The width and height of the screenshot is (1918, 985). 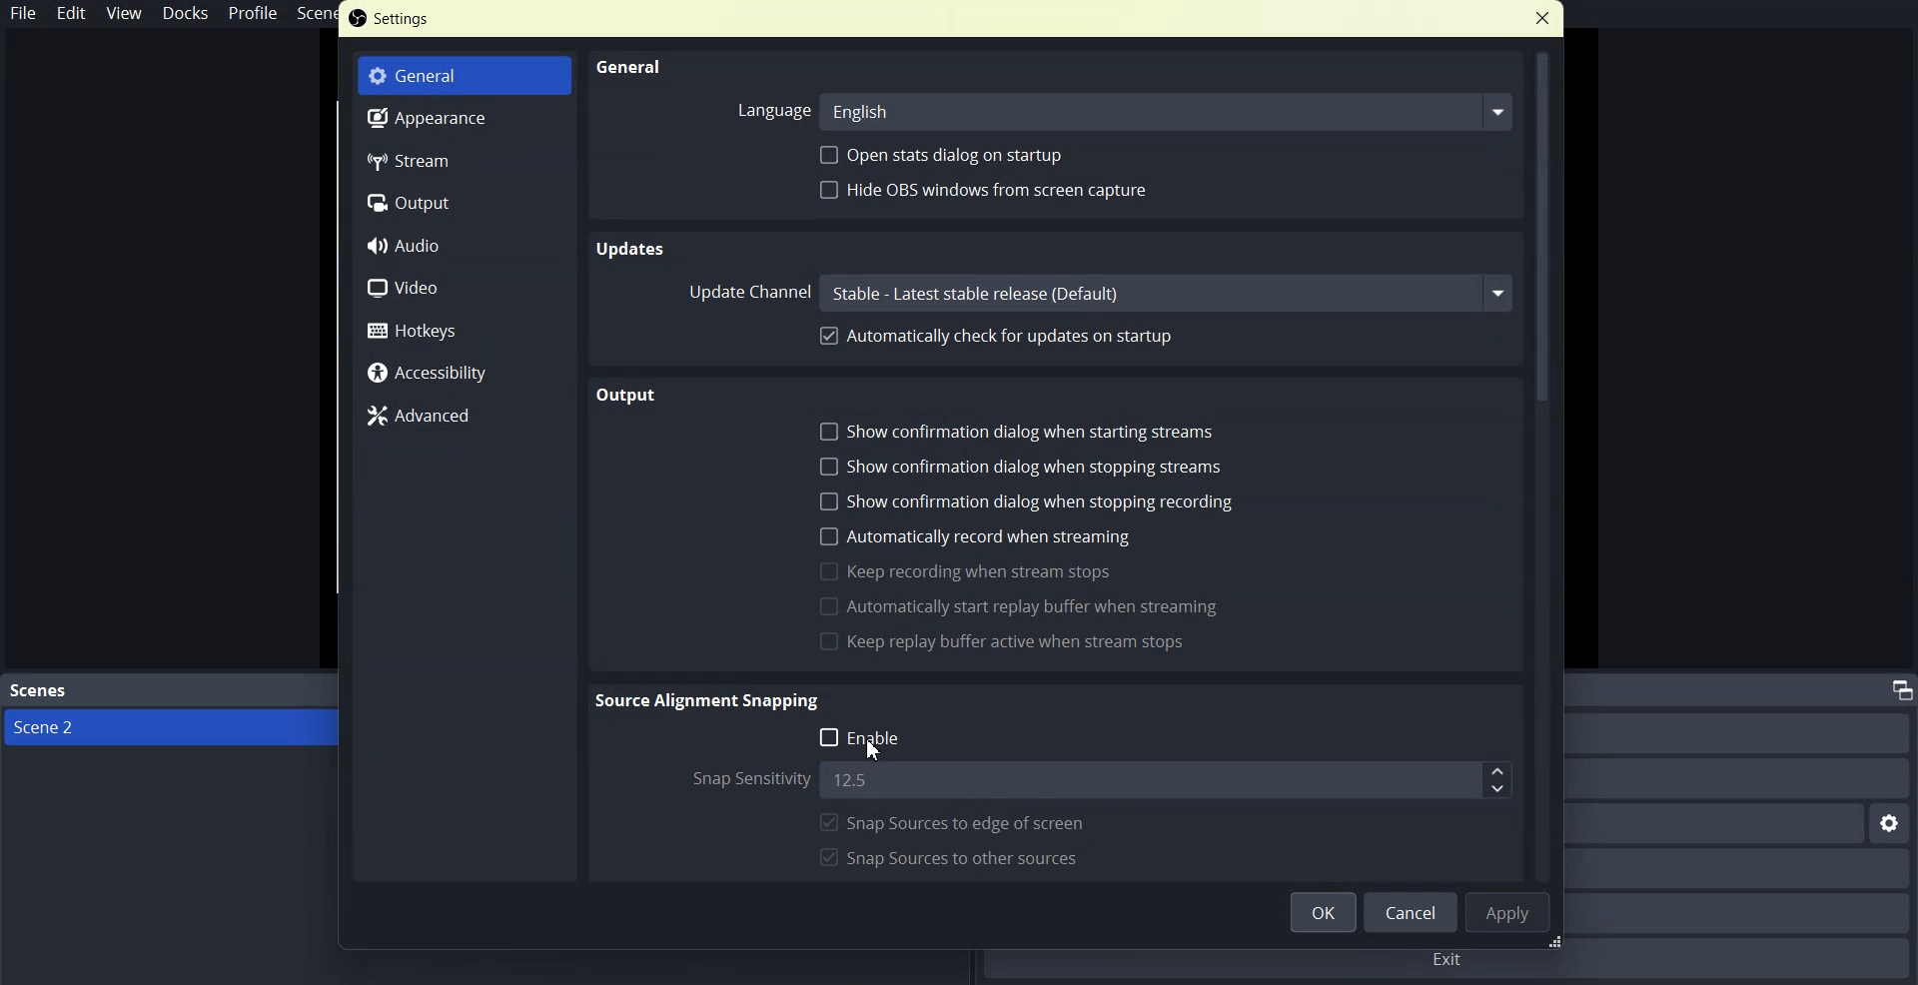 What do you see at coordinates (56, 728) in the screenshot?
I see `scene 2` at bounding box center [56, 728].